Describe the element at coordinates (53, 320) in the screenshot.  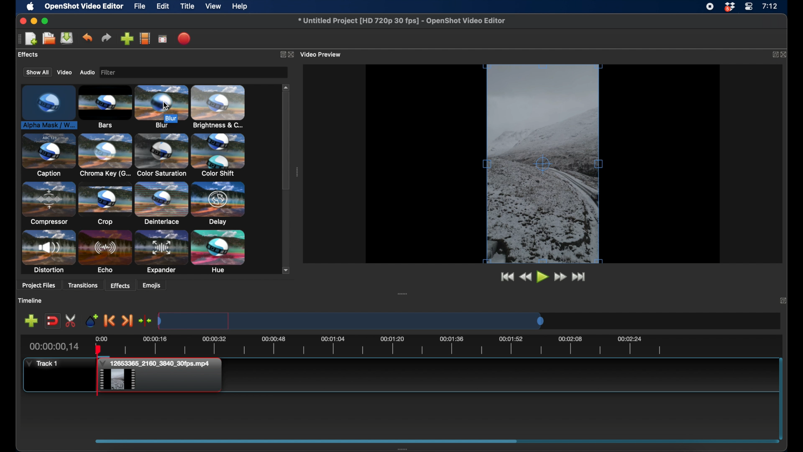
I see `disbale snapping` at that location.